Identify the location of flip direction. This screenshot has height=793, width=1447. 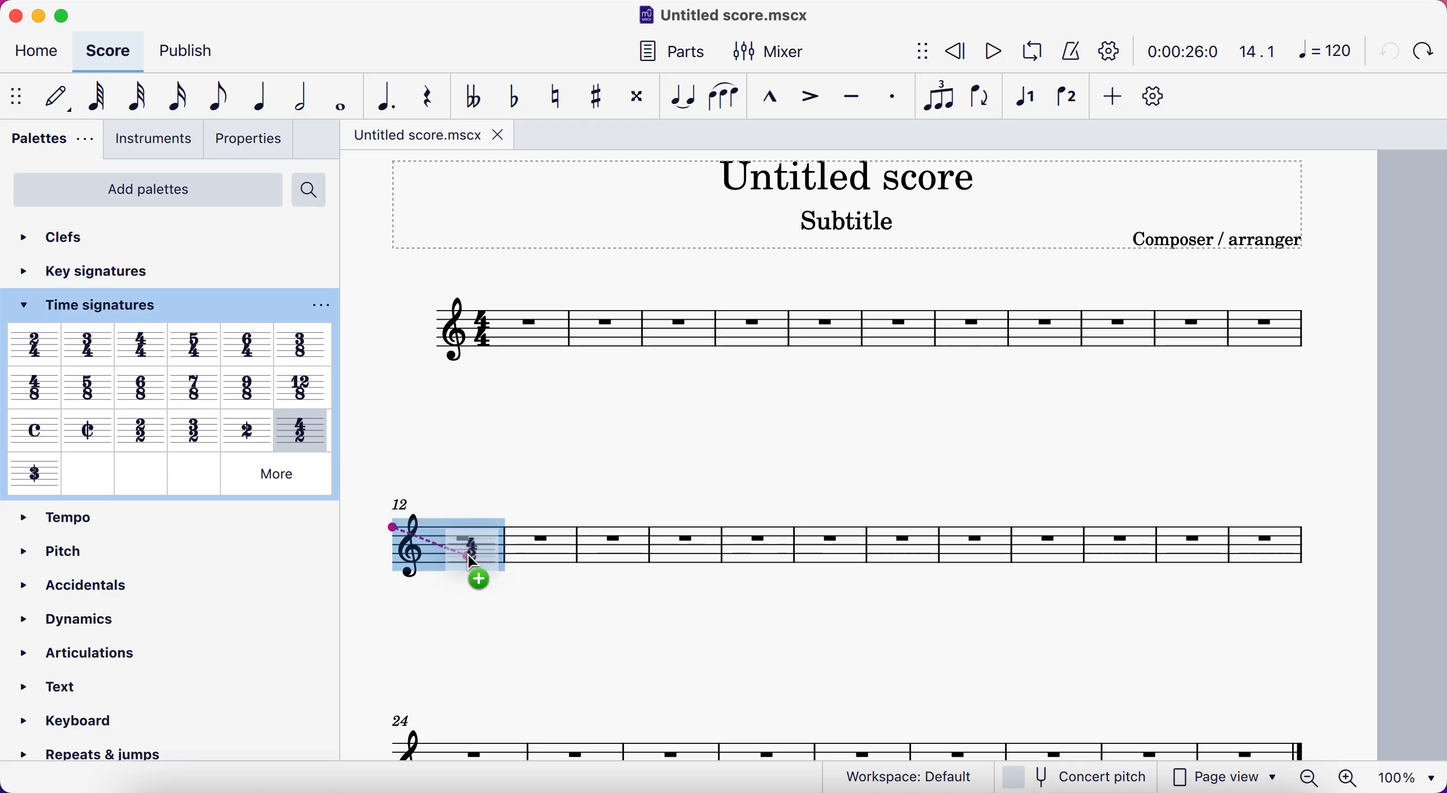
(978, 96).